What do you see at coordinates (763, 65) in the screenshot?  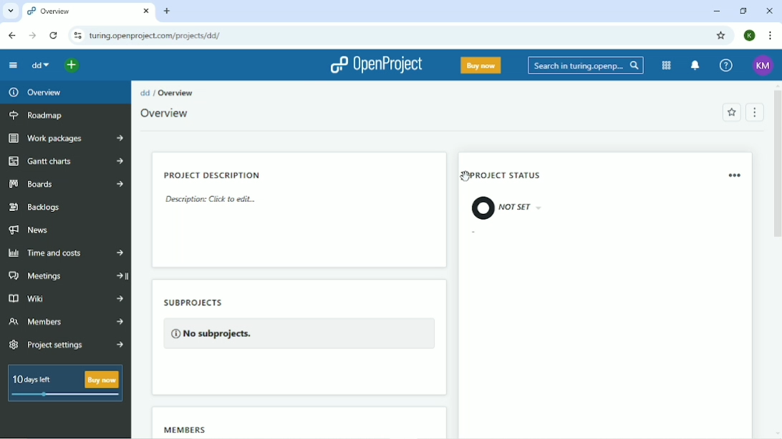 I see `Account` at bounding box center [763, 65].